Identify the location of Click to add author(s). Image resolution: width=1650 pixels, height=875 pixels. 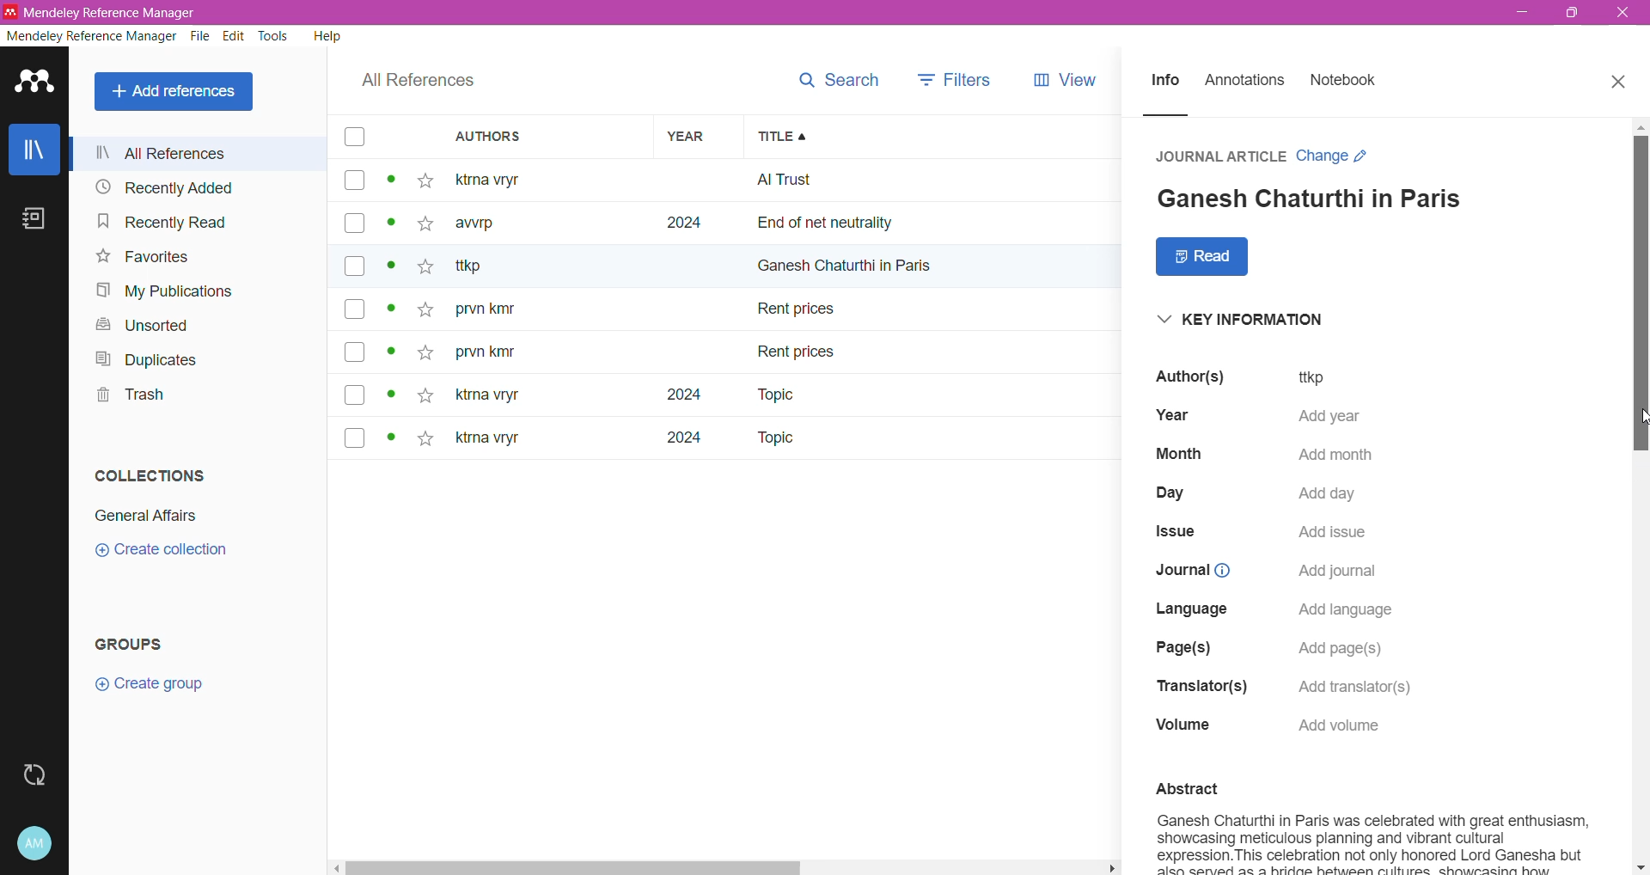
(1334, 376).